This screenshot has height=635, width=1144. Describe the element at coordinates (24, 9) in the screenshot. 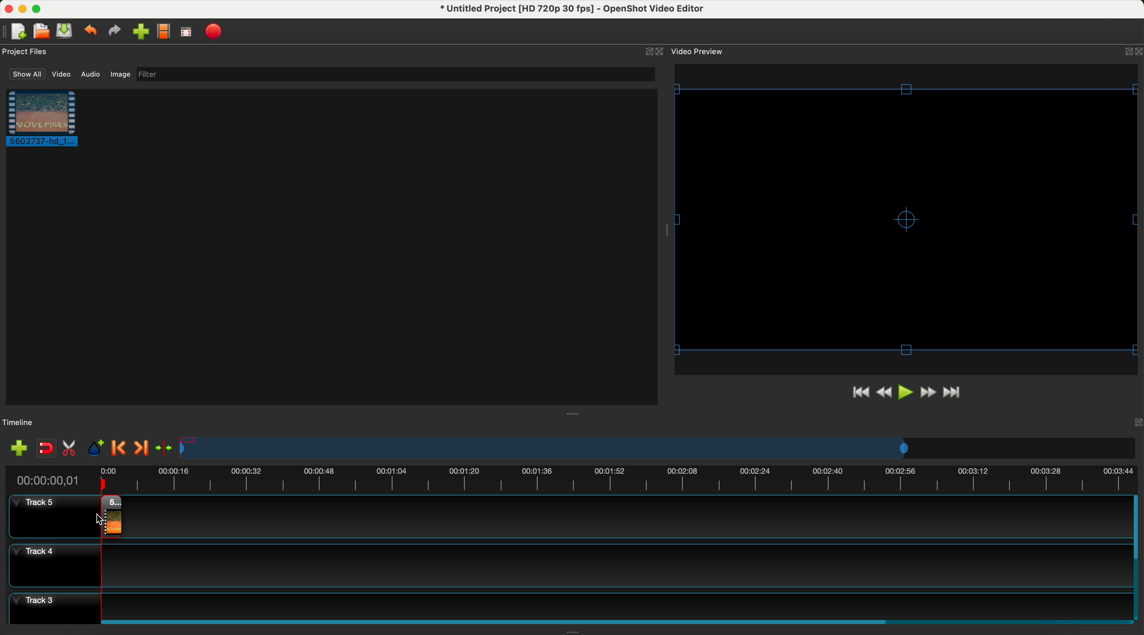

I see `minimize` at that location.